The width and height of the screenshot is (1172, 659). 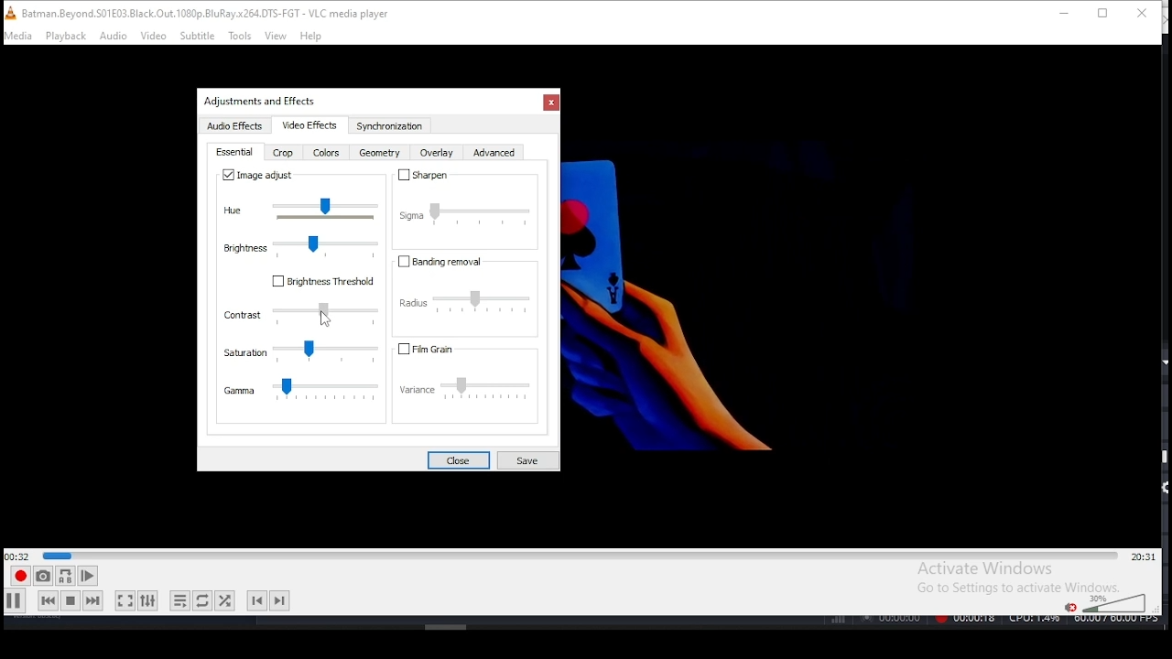 What do you see at coordinates (237, 127) in the screenshot?
I see `audio effects` at bounding box center [237, 127].